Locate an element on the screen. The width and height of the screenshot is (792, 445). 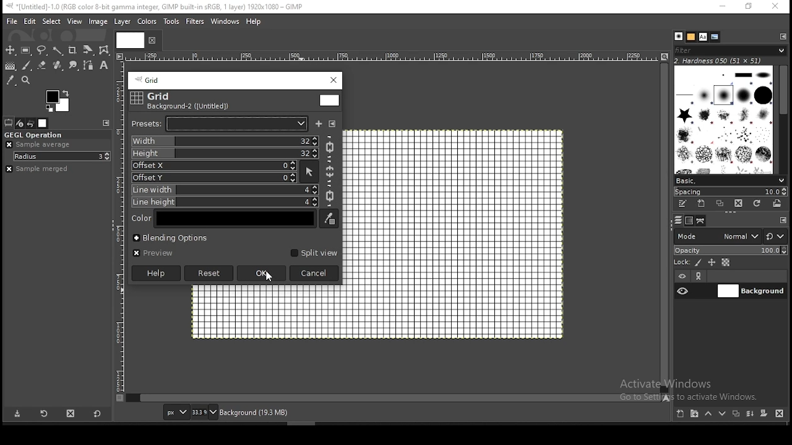
opacity is located at coordinates (732, 250).